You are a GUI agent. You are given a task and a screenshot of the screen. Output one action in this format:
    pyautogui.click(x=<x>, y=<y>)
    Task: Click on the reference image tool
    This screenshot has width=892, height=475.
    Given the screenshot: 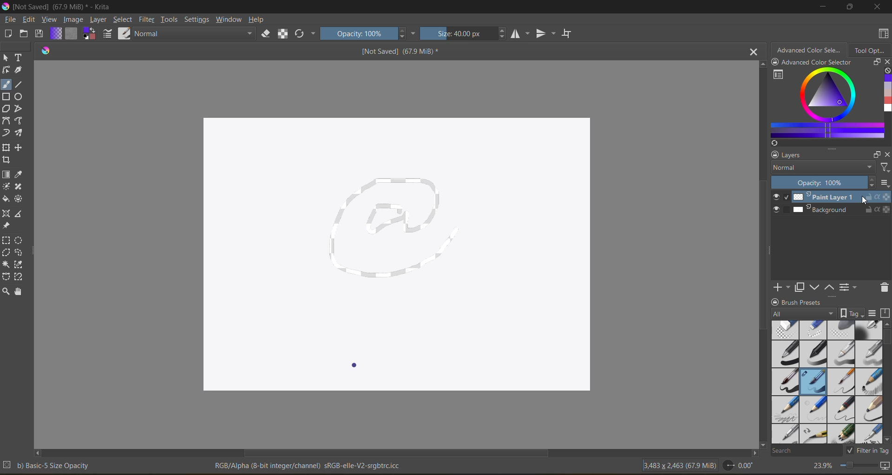 What is the action you would take?
    pyautogui.click(x=6, y=225)
    